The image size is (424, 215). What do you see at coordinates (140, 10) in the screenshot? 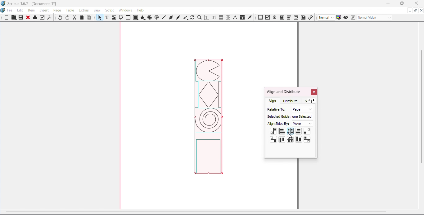
I see `Help` at bounding box center [140, 10].